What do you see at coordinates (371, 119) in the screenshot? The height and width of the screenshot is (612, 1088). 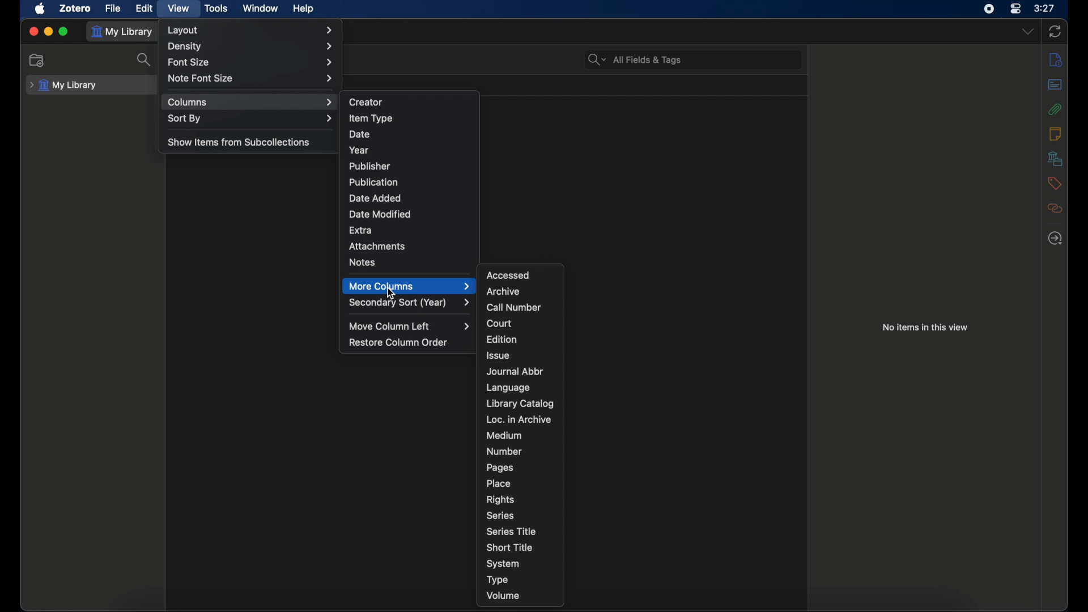 I see `item type` at bounding box center [371, 119].